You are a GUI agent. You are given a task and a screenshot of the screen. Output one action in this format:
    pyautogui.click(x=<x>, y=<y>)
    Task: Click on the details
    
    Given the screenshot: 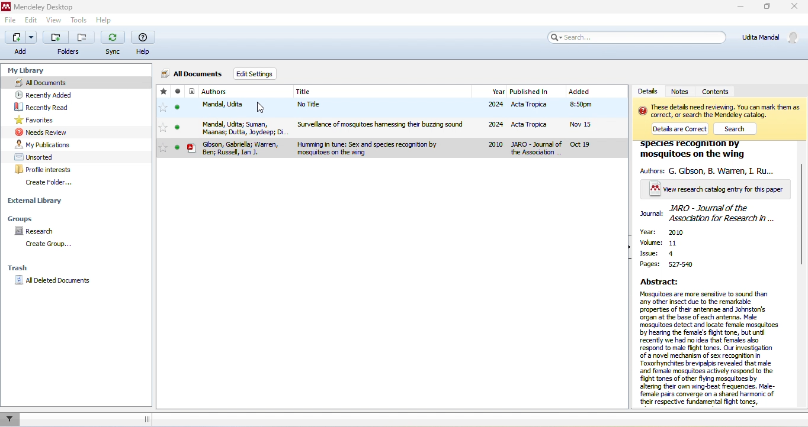 What is the action you would take?
    pyautogui.click(x=647, y=90)
    